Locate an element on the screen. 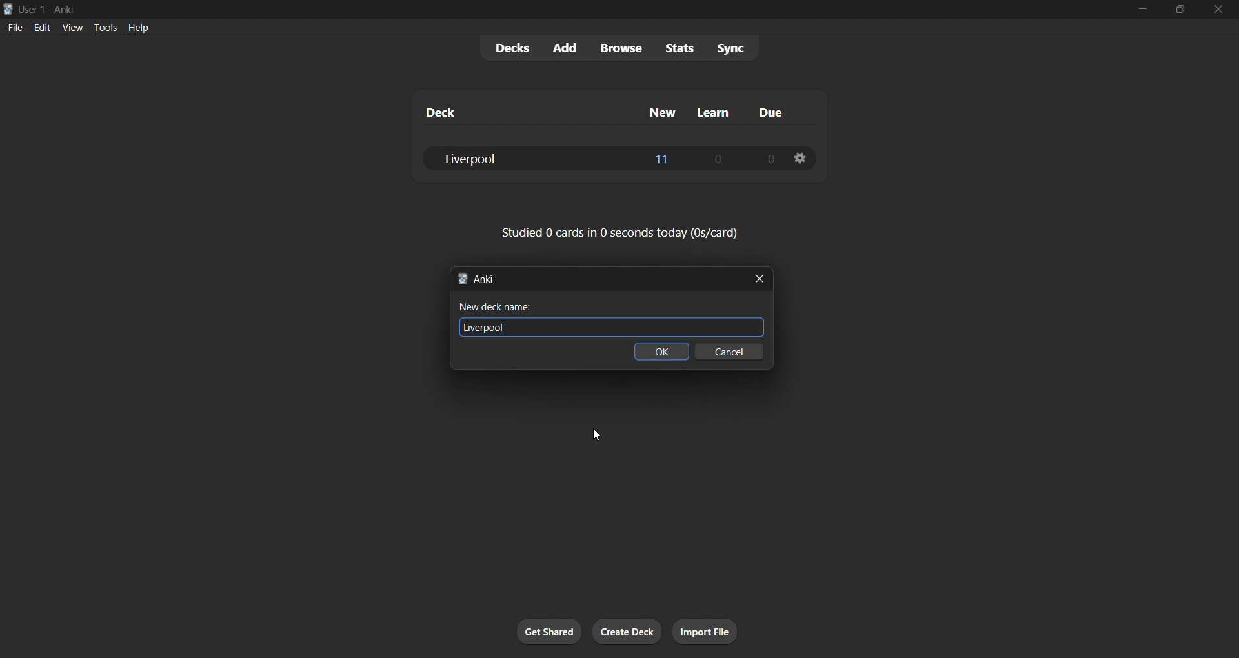 The height and width of the screenshot is (658, 1239). due column is located at coordinates (778, 114).